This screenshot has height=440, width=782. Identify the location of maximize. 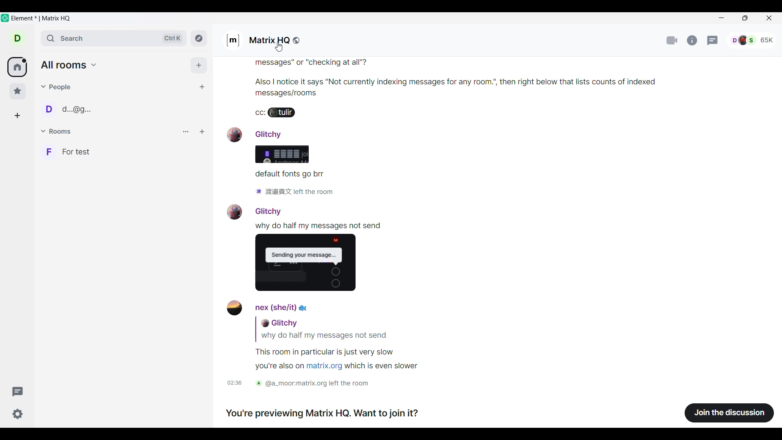
(744, 19).